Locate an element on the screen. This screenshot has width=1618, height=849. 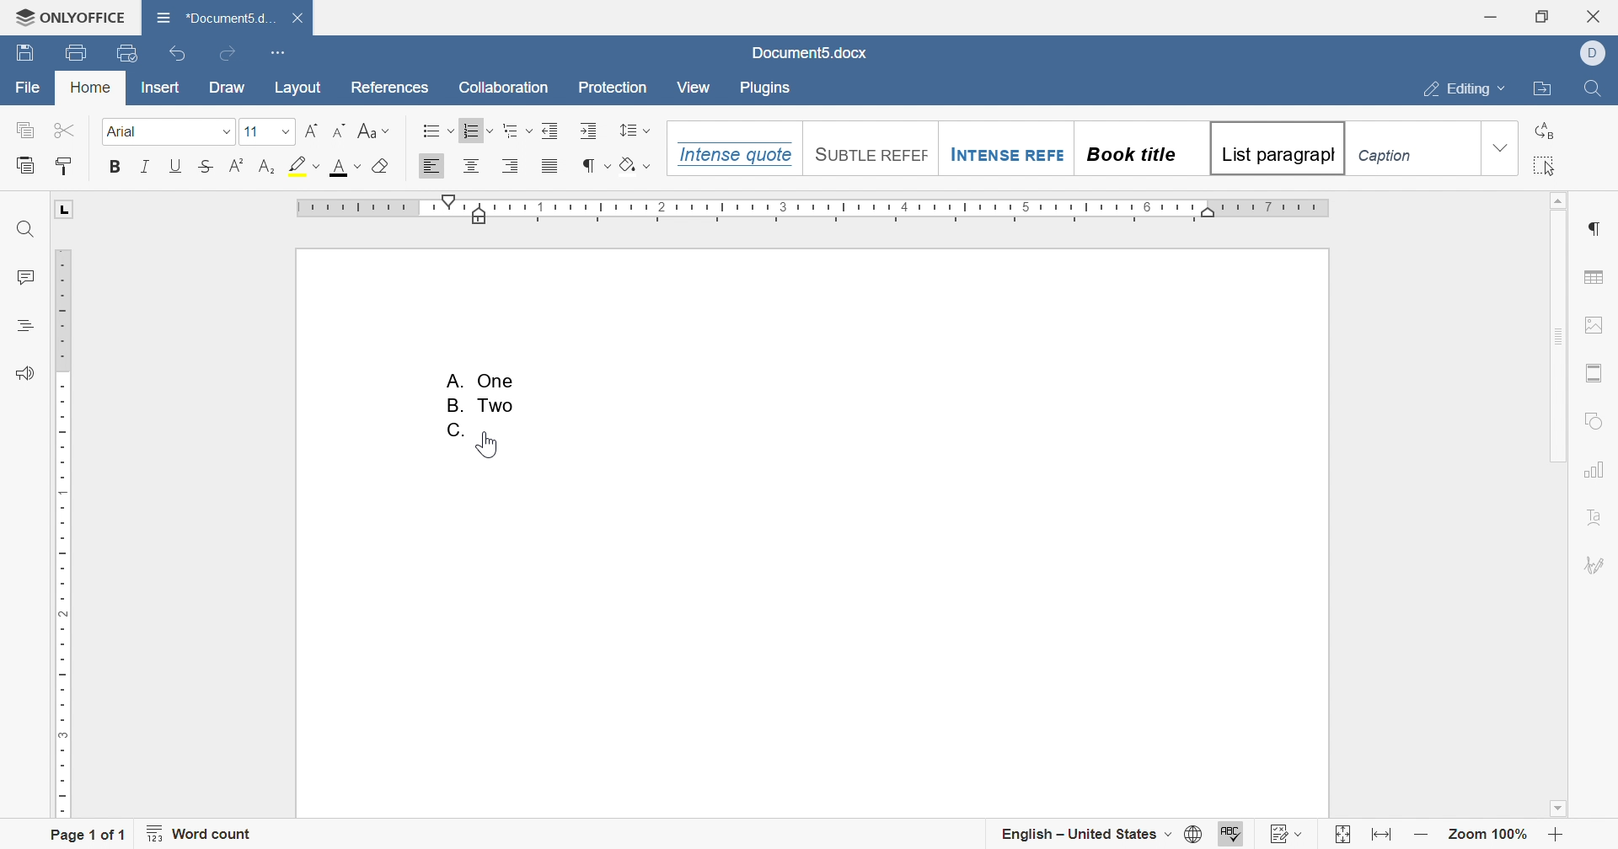
nonprinting characters is located at coordinates (596, 166).